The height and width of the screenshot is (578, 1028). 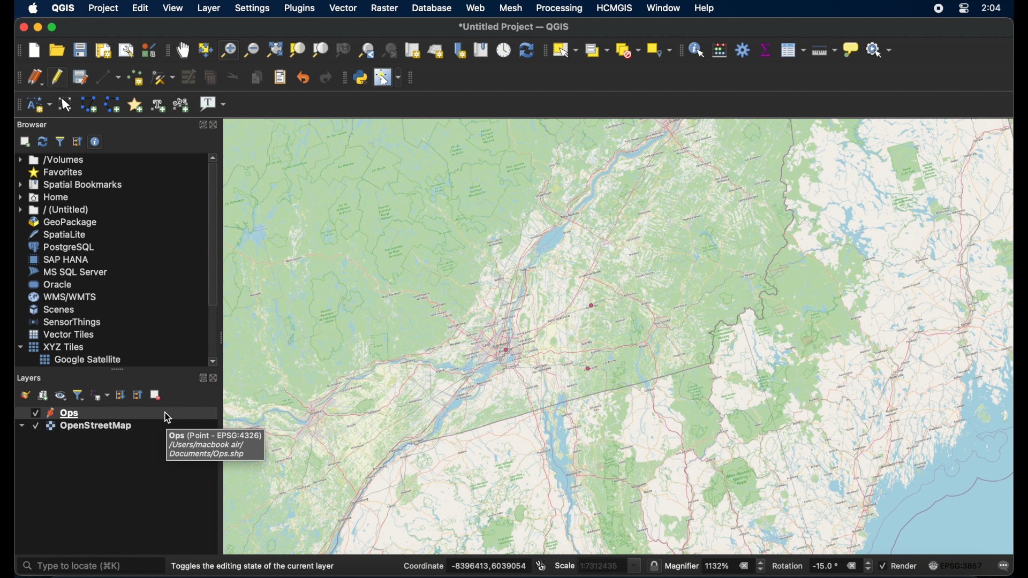 What do you see at coordinates (213, 104) in the screenshot?
I see `text annotation` at bounding box center [213, 104].